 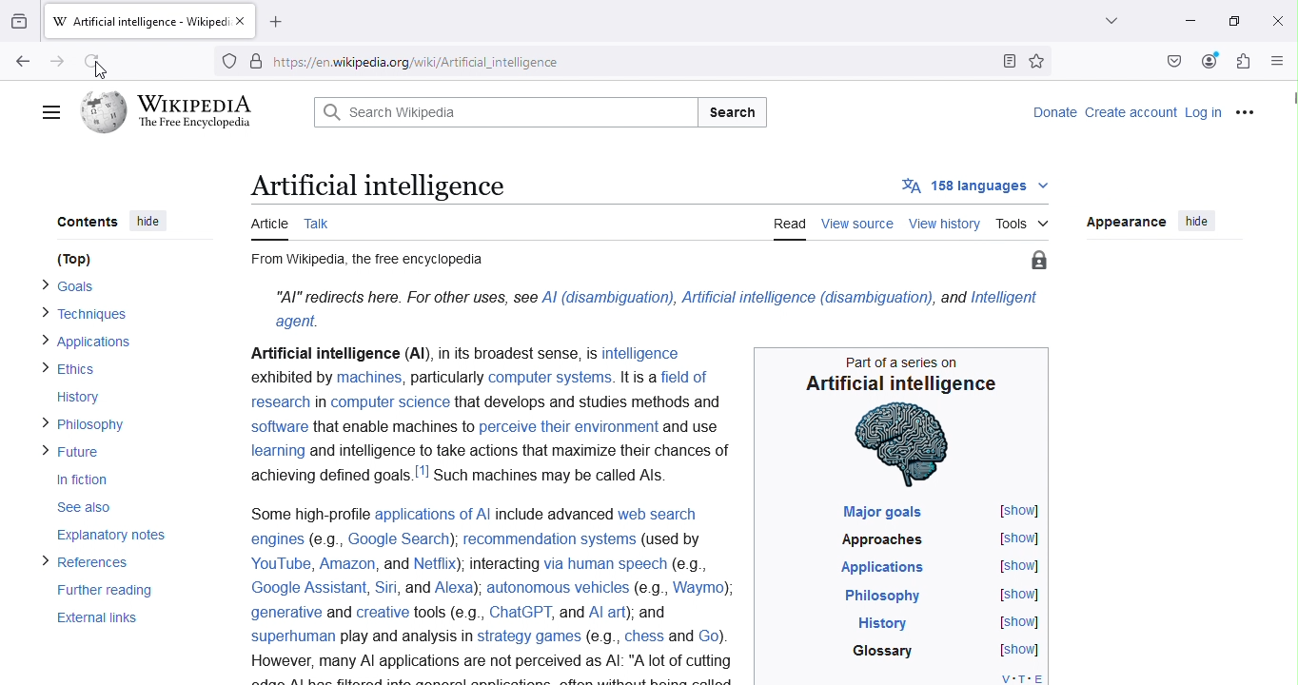 What do you see at coordinates (383, 615) in the screenshot?
I see `Creative` at bounding box center [383, 615].